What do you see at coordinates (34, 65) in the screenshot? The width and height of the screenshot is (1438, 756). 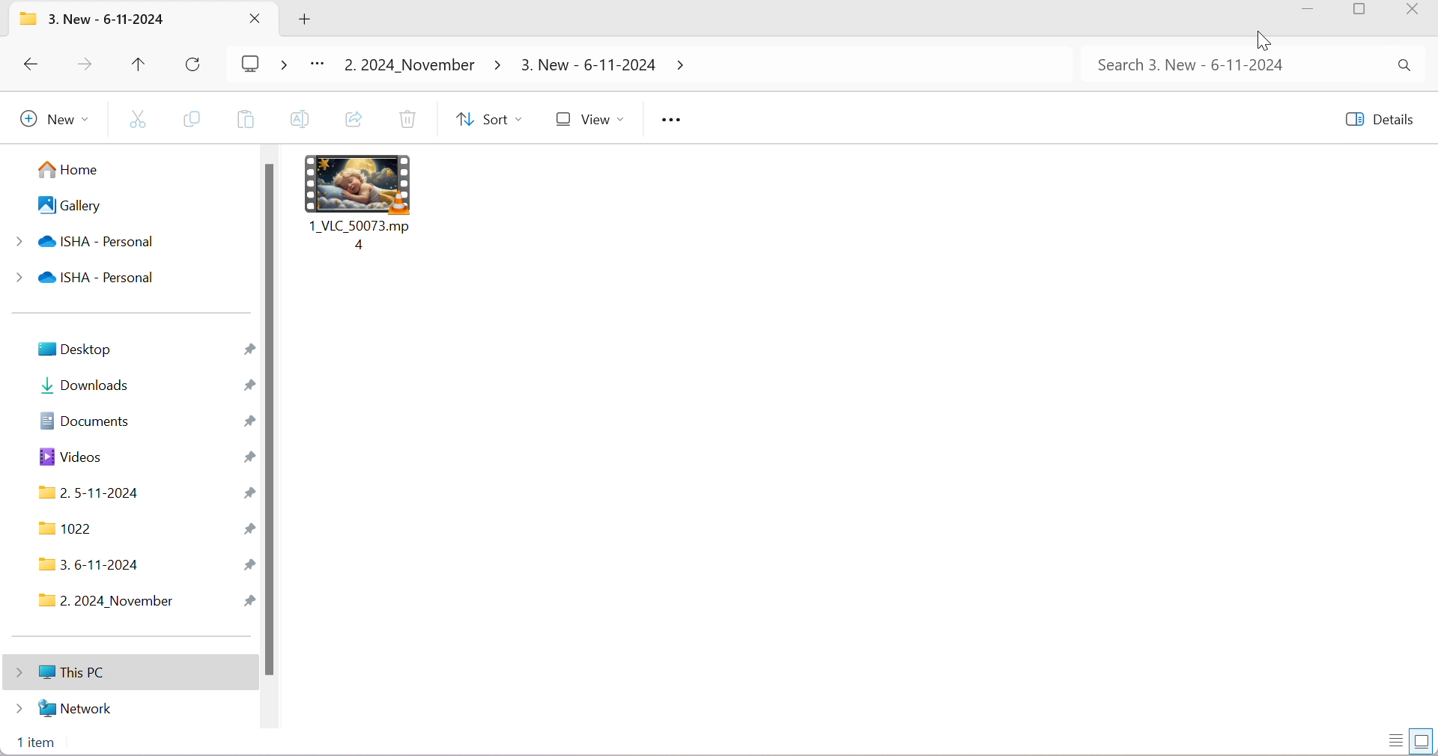 I see `Back to new folder` at bounding box center [34, 65].